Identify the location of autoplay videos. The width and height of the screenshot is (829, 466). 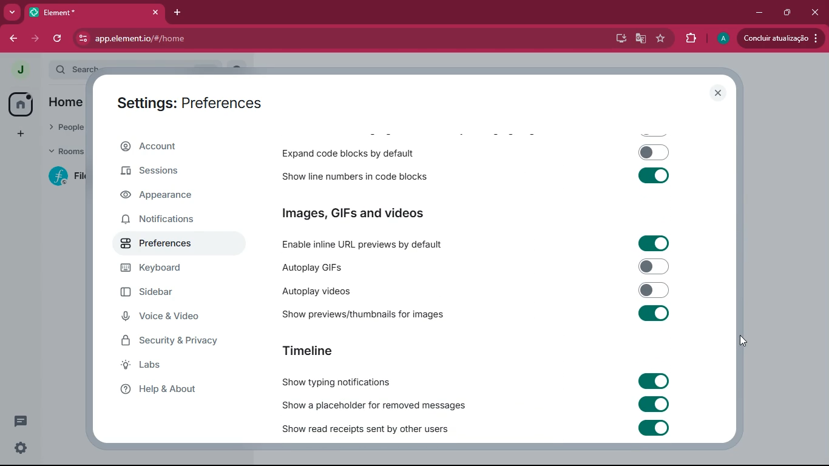
(353, 290).